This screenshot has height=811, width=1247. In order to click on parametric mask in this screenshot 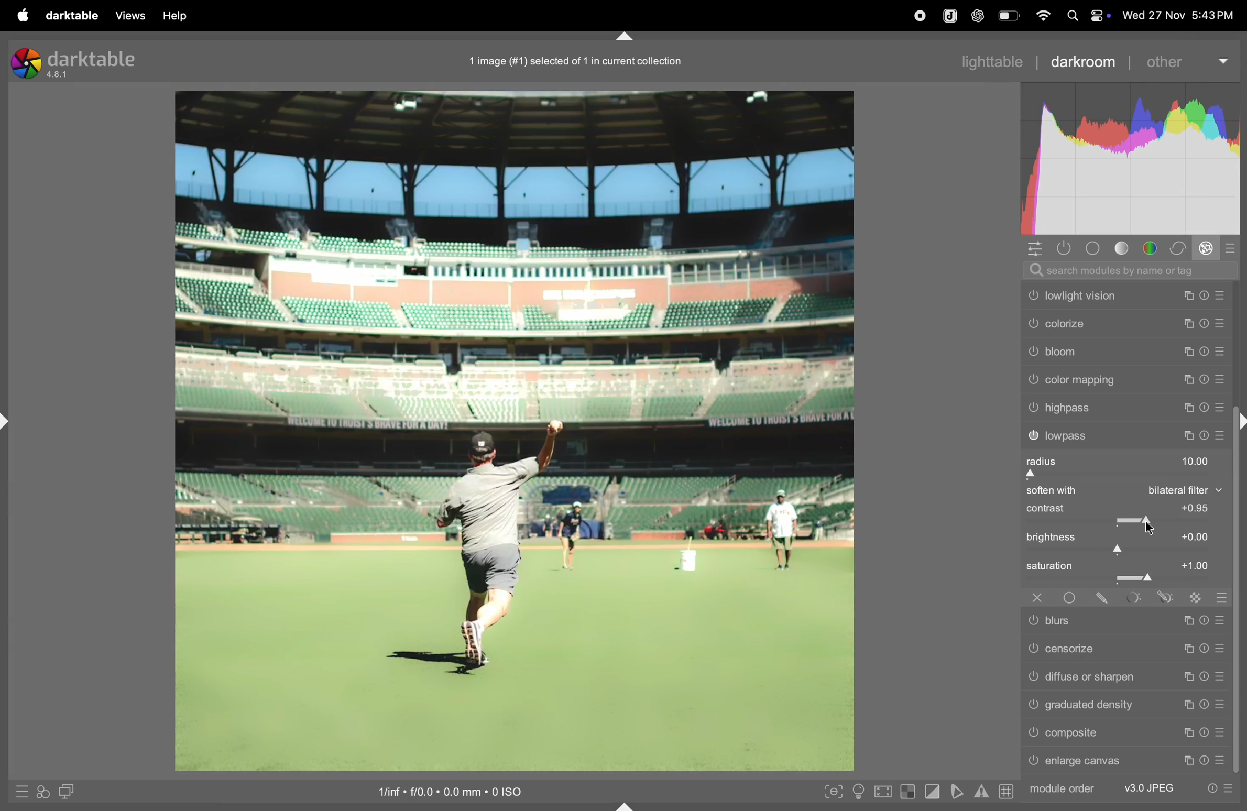, I will do `click(1133, 599)`.